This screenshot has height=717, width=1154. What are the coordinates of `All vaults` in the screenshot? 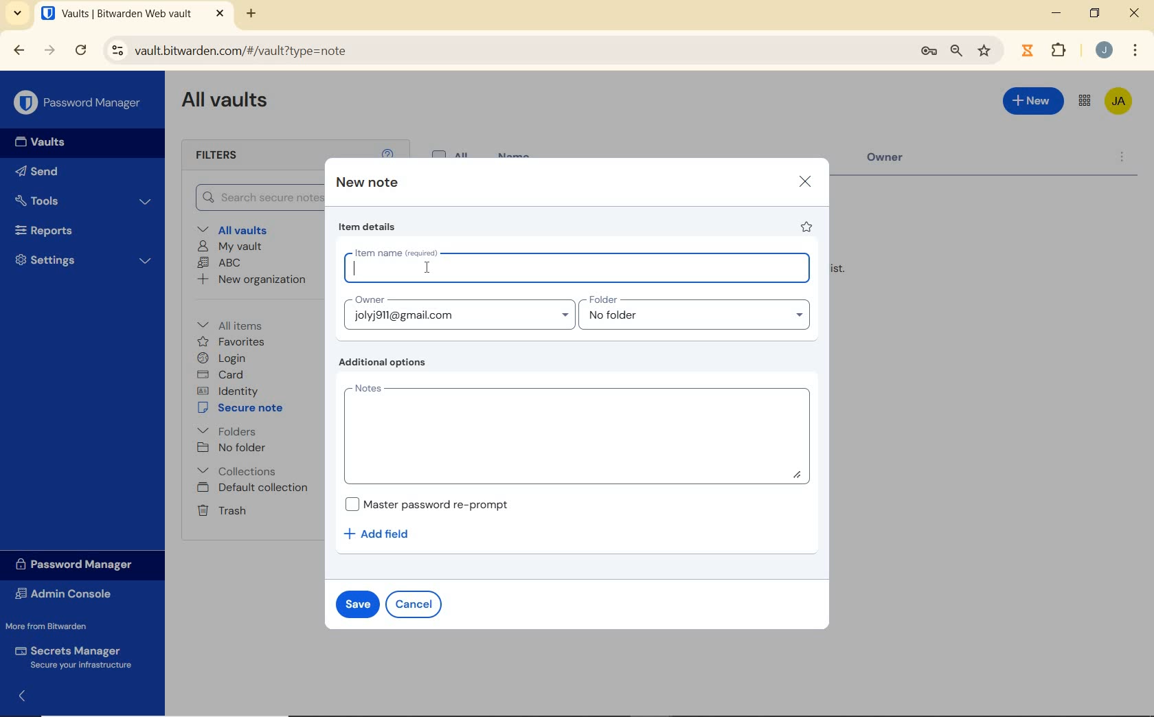 It's located at (234, 229).